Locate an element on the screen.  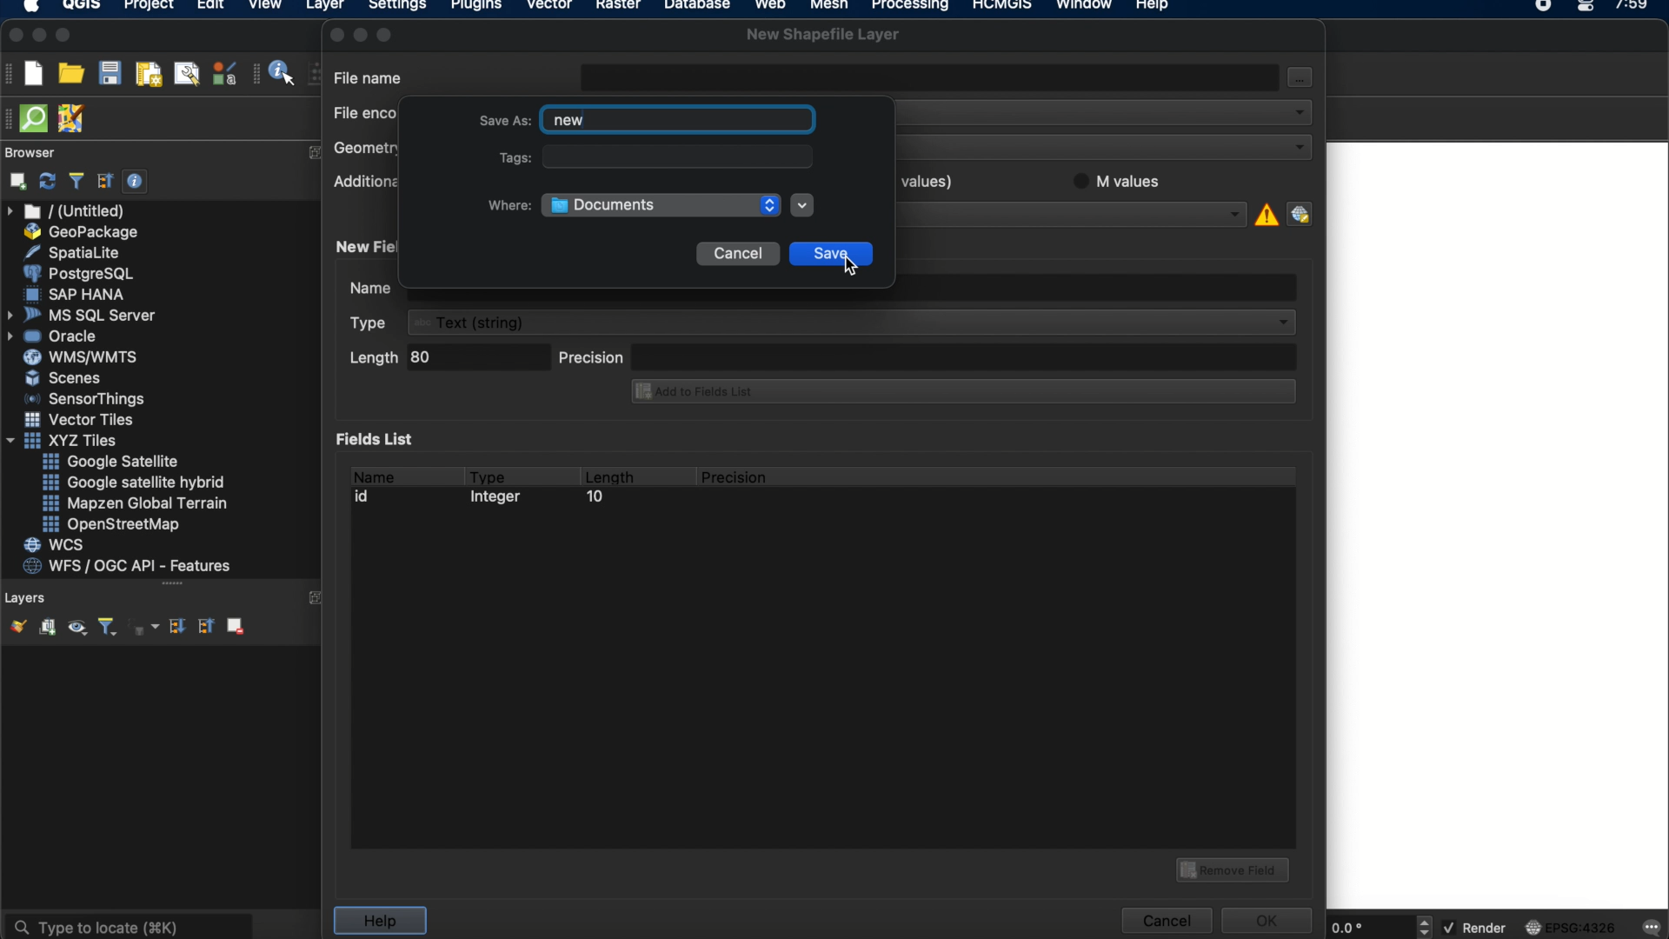
show layout is located at coordinates (187, 73).